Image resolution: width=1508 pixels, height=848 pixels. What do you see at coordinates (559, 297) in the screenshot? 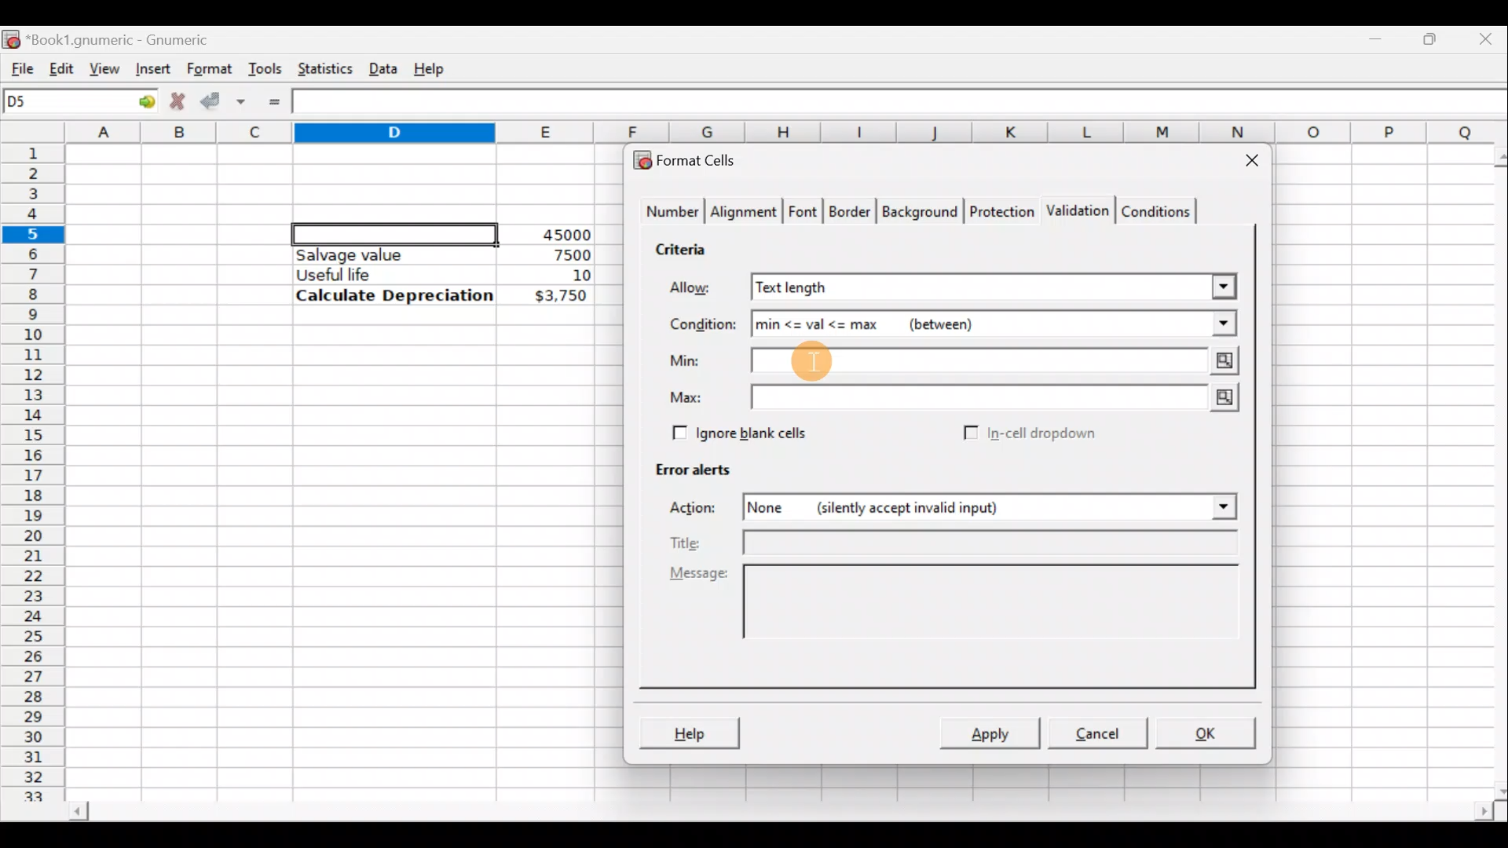
I see `$3,750` at bounding box center [559, 297].